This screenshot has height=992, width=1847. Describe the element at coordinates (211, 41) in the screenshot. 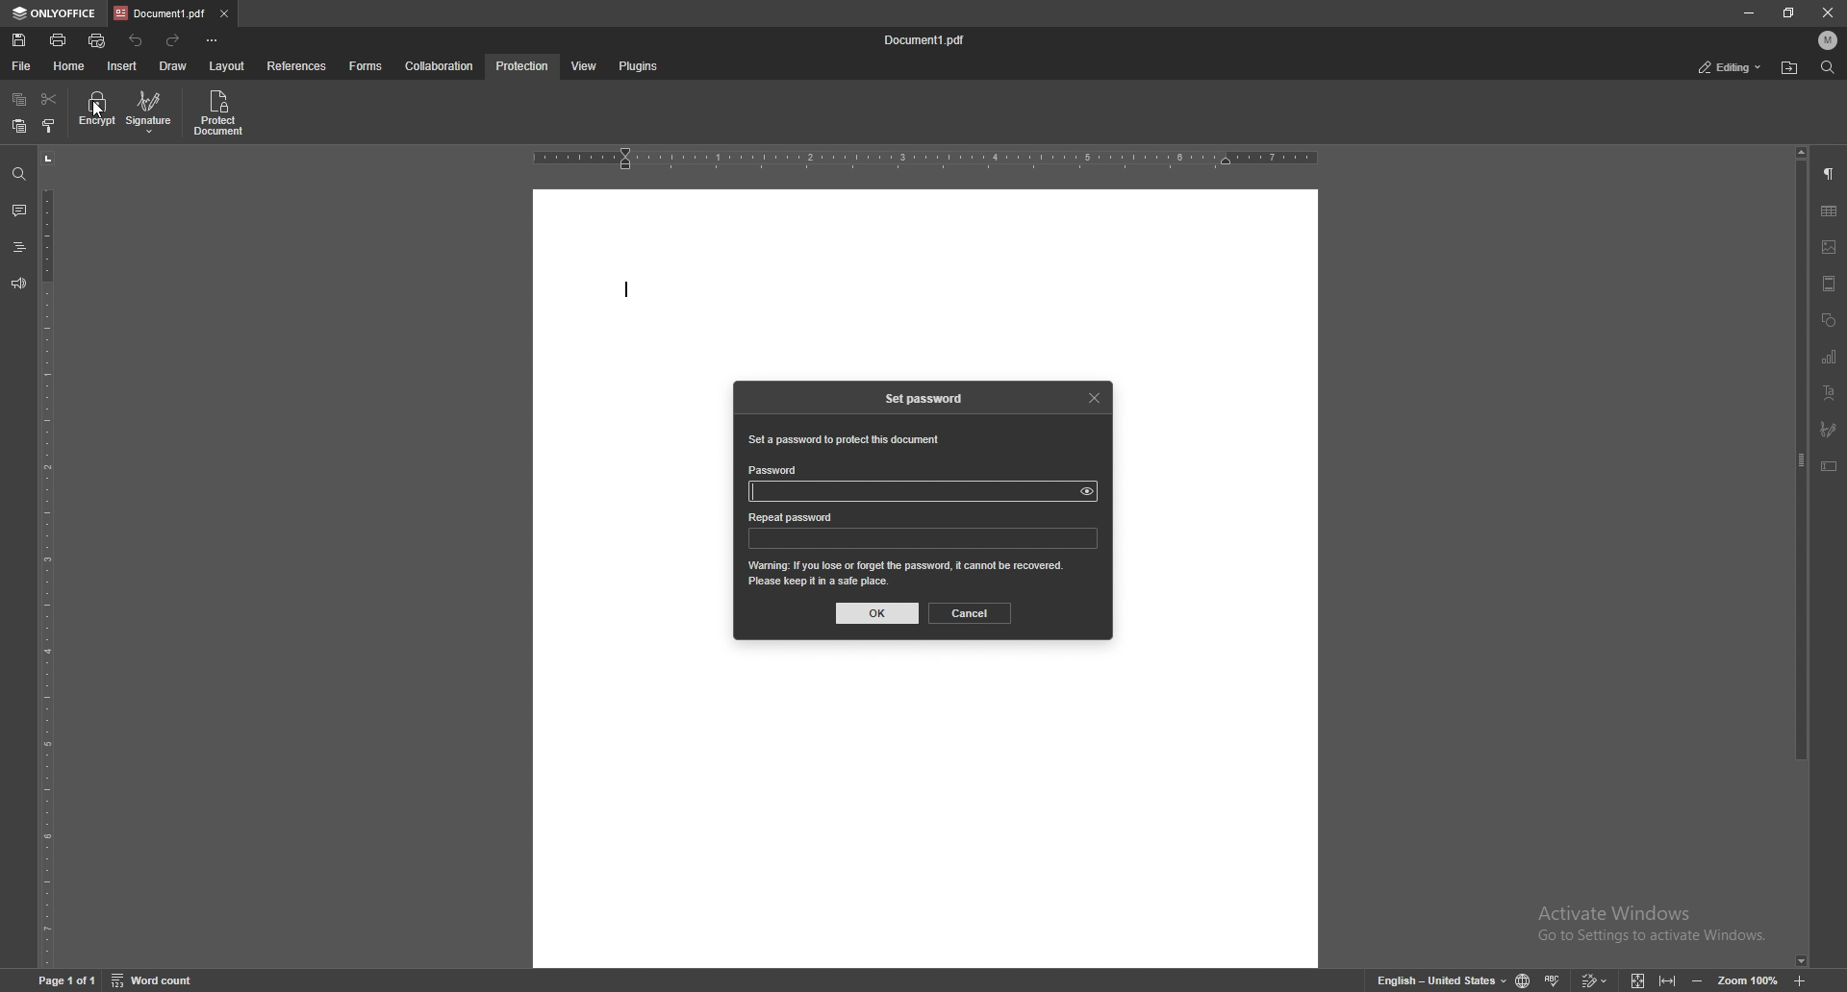

I see `customize toolbar` at that location.